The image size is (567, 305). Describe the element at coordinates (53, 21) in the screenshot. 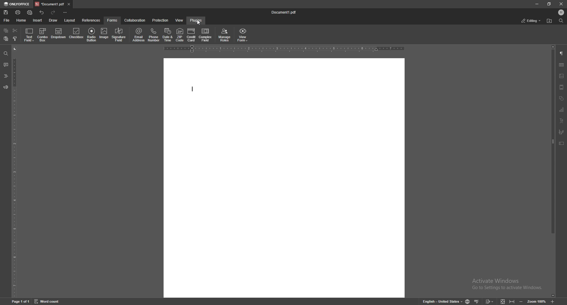

I see `draw` at that location.